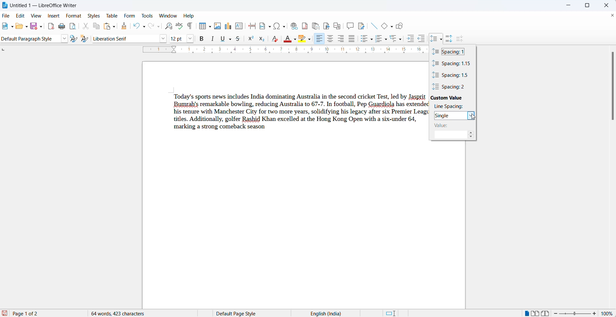  What do you see at coordinates (265, 26) in the screenshot?
I see `field` at bounding box center [265, 26].